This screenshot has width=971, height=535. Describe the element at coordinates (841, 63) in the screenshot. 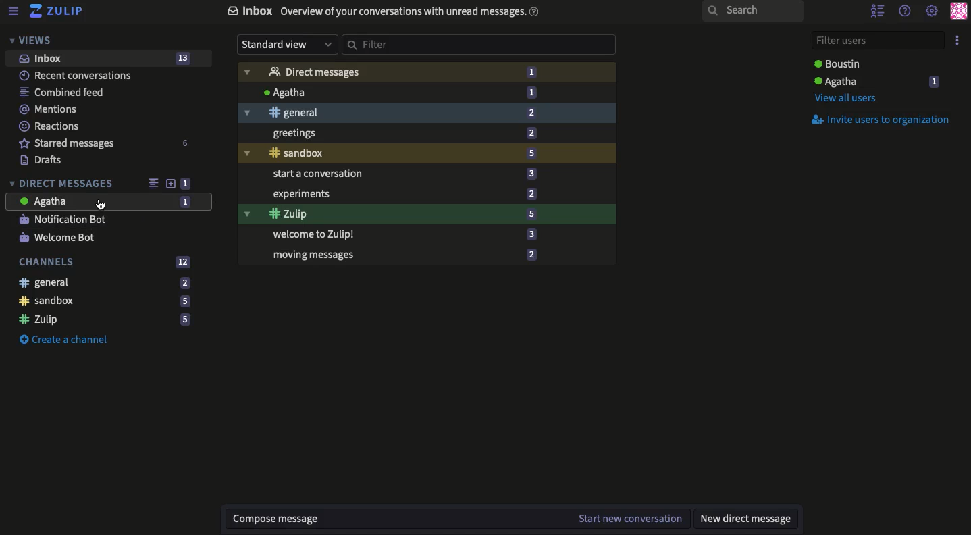

I see `User 2` at that location.